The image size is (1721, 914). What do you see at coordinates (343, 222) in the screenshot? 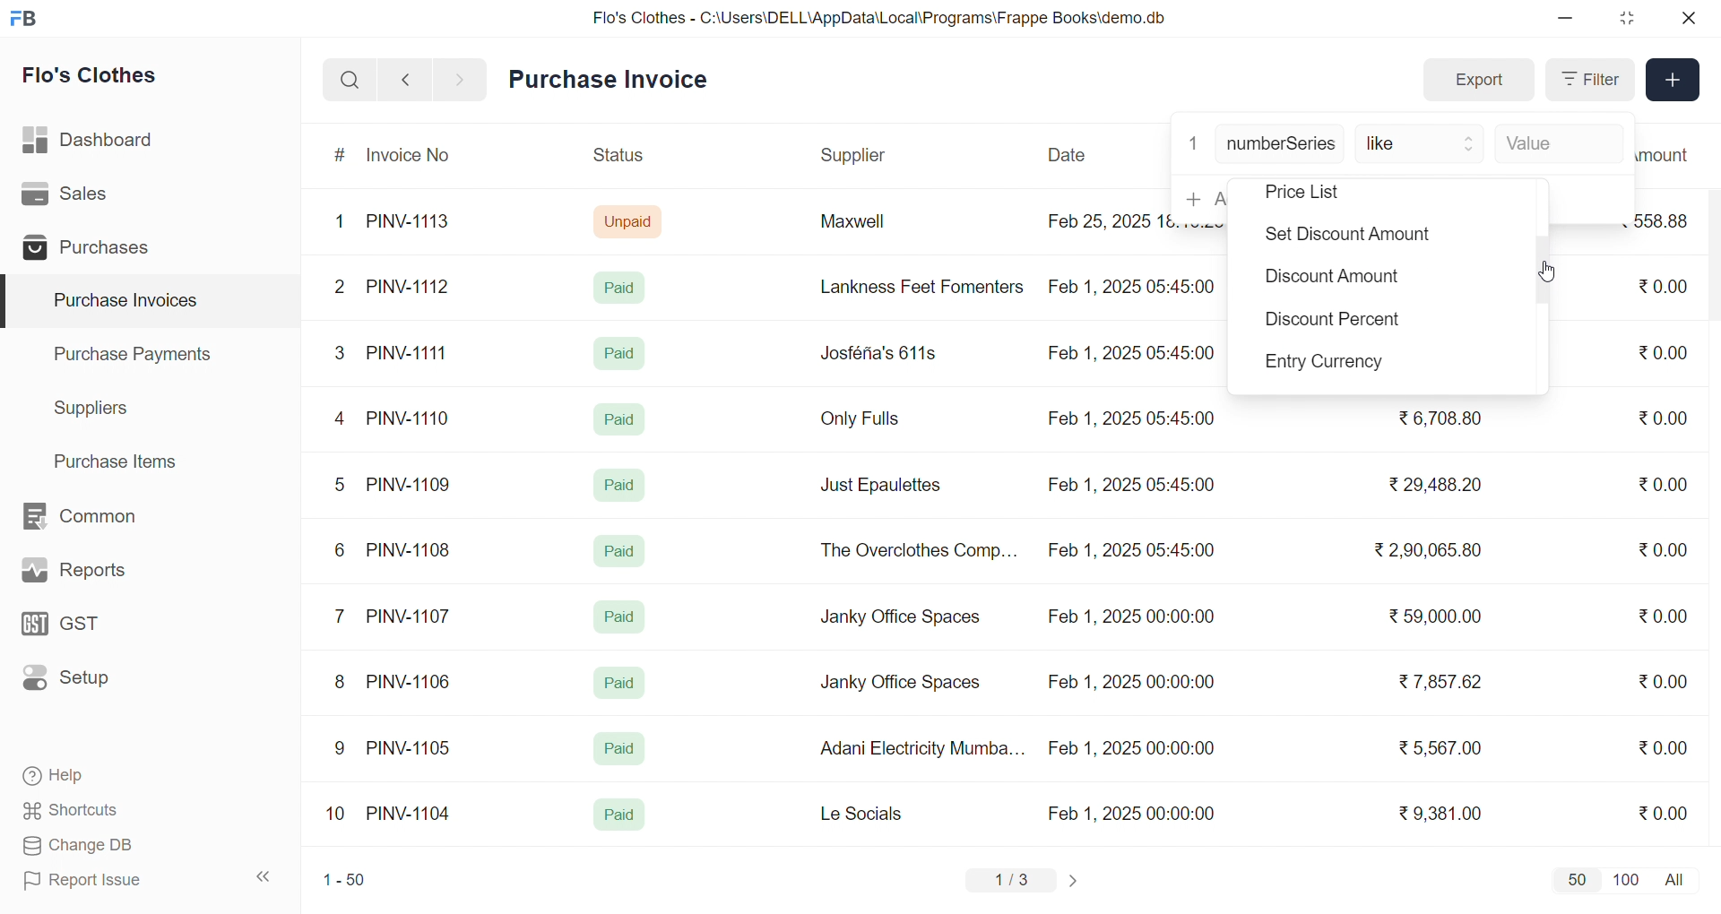
I see `1` at bounding box center [343, 222].